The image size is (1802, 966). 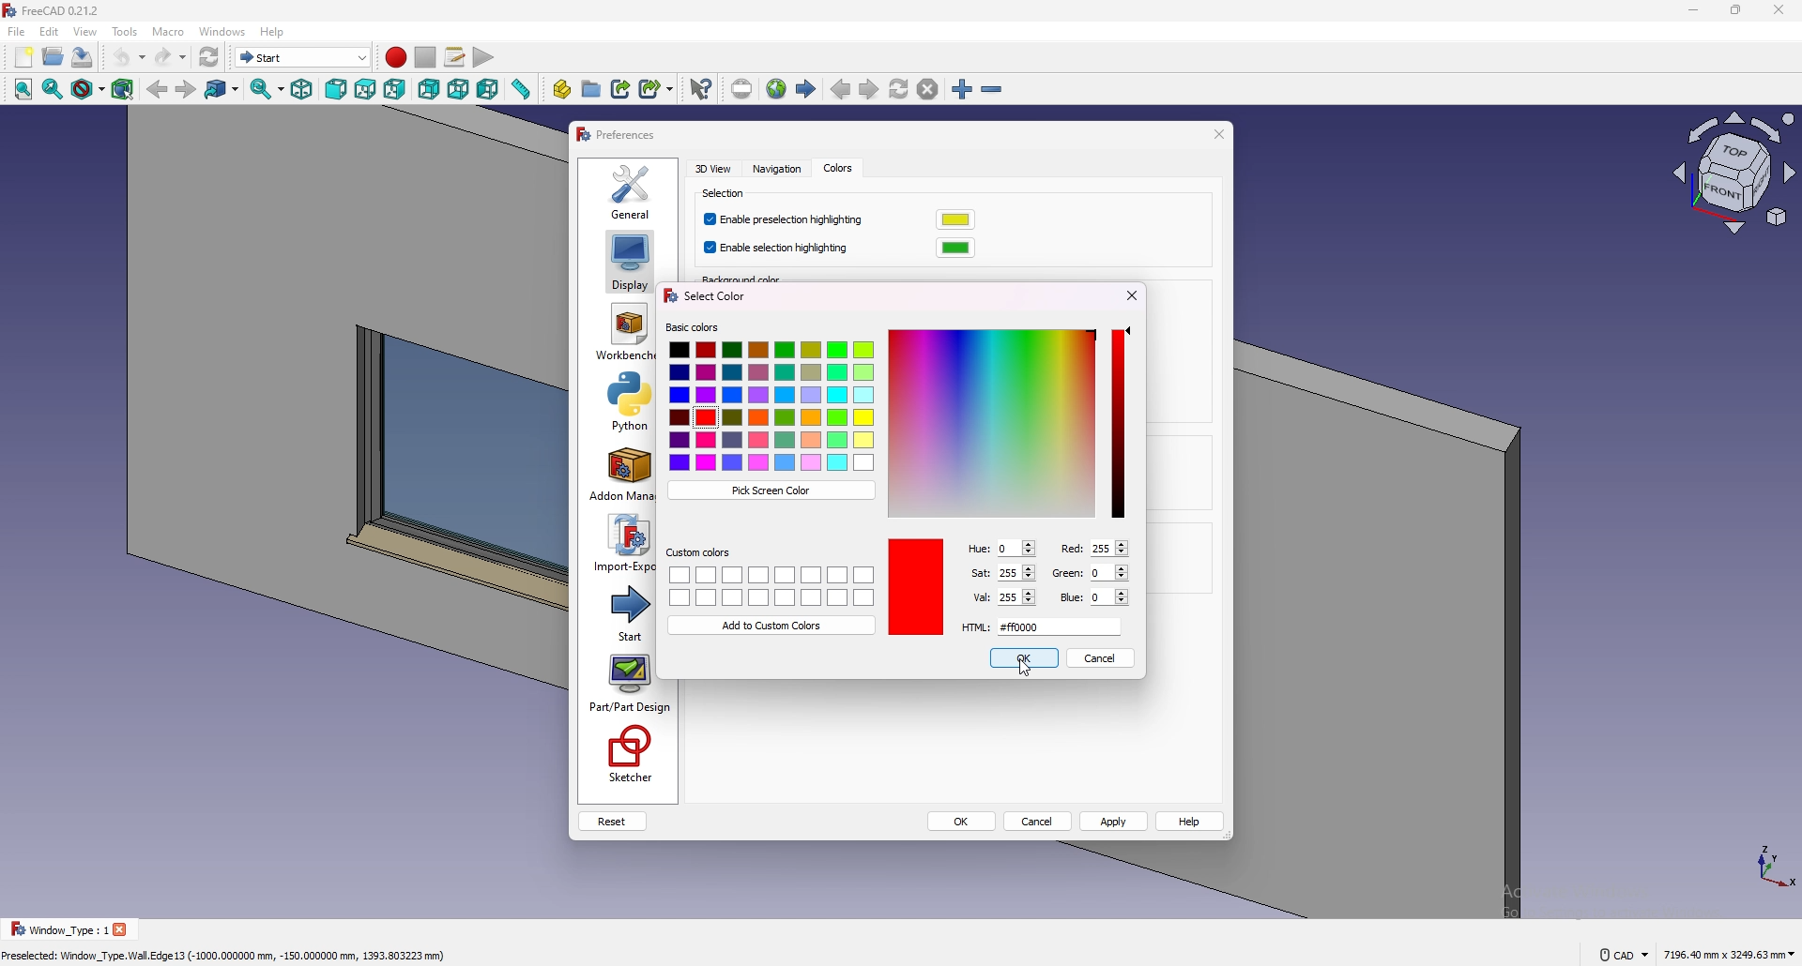 What do you see at coordinates (928, 90) in the screenshot?
I see `stop loading` at bounding box center [928, 90].